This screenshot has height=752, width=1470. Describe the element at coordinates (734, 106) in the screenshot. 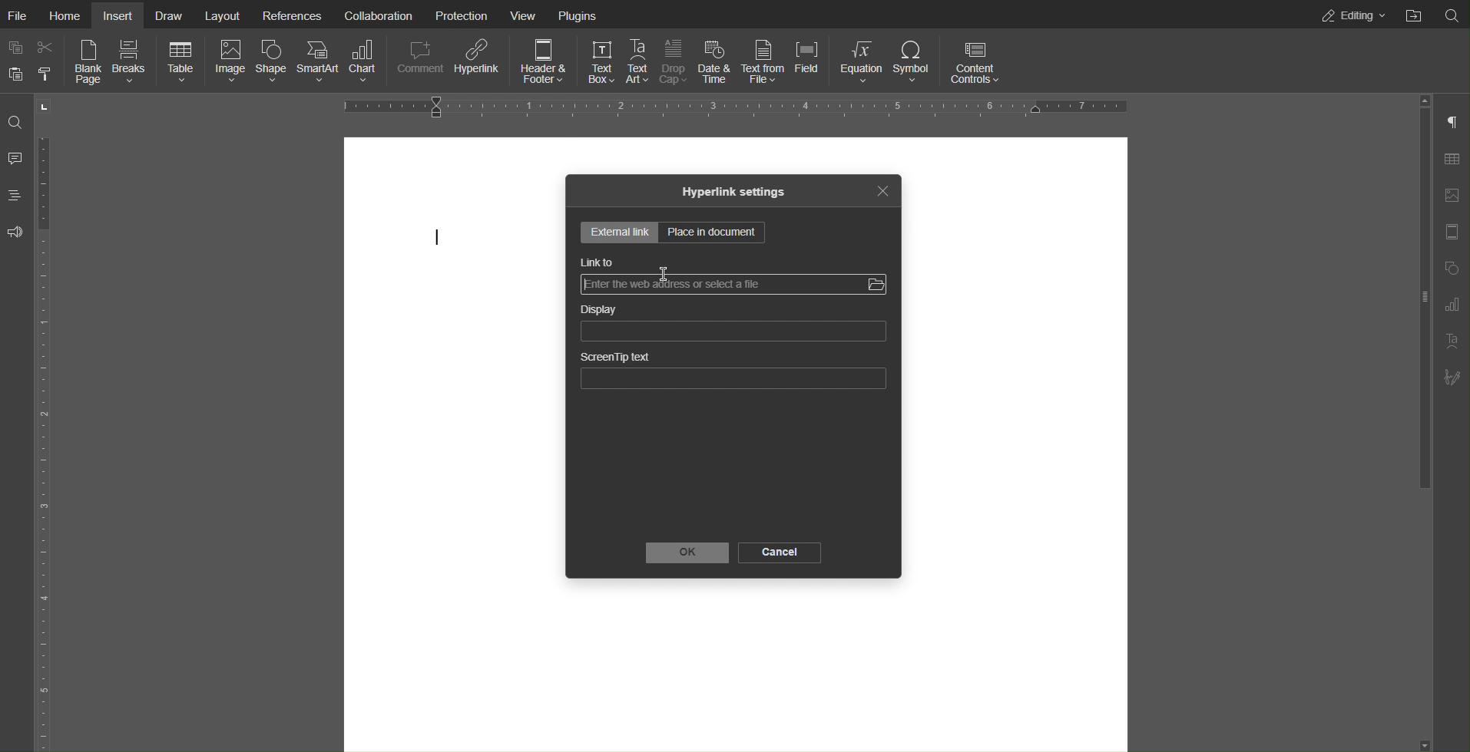

I see `Horizontal Ruler` at that location.